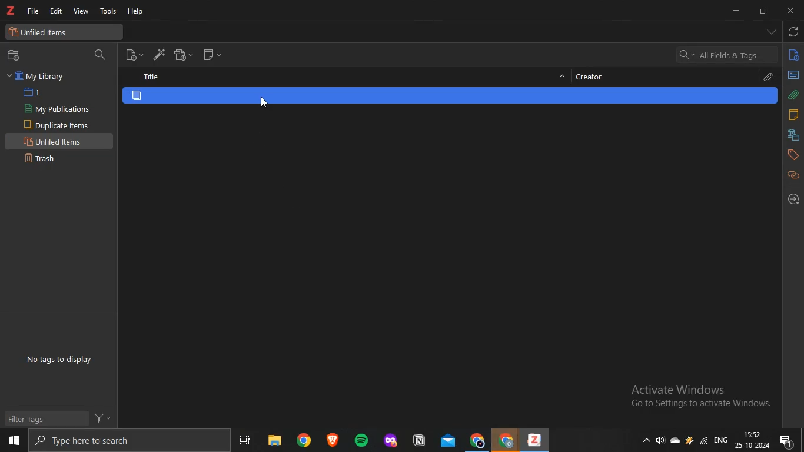  What do you see at coordinates (478, 440) in the screenshot?
I see `chrome` at bounding box center [478, 440].